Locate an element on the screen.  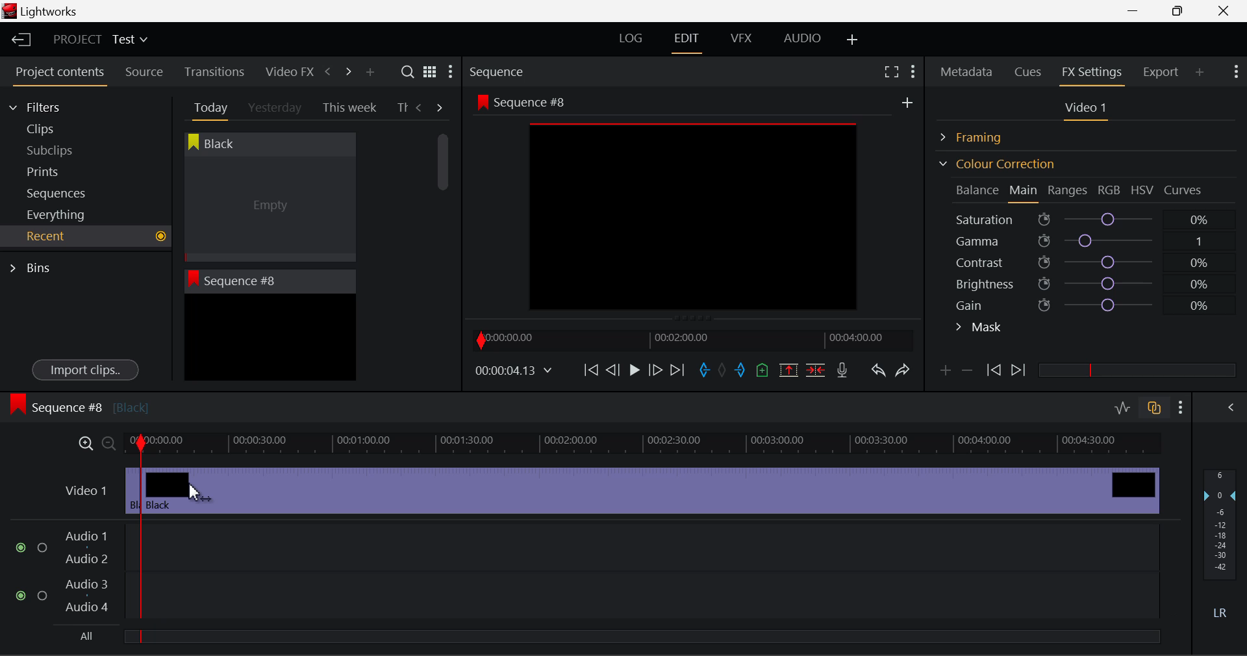
Framing Section is located at coordinates (981, 135).